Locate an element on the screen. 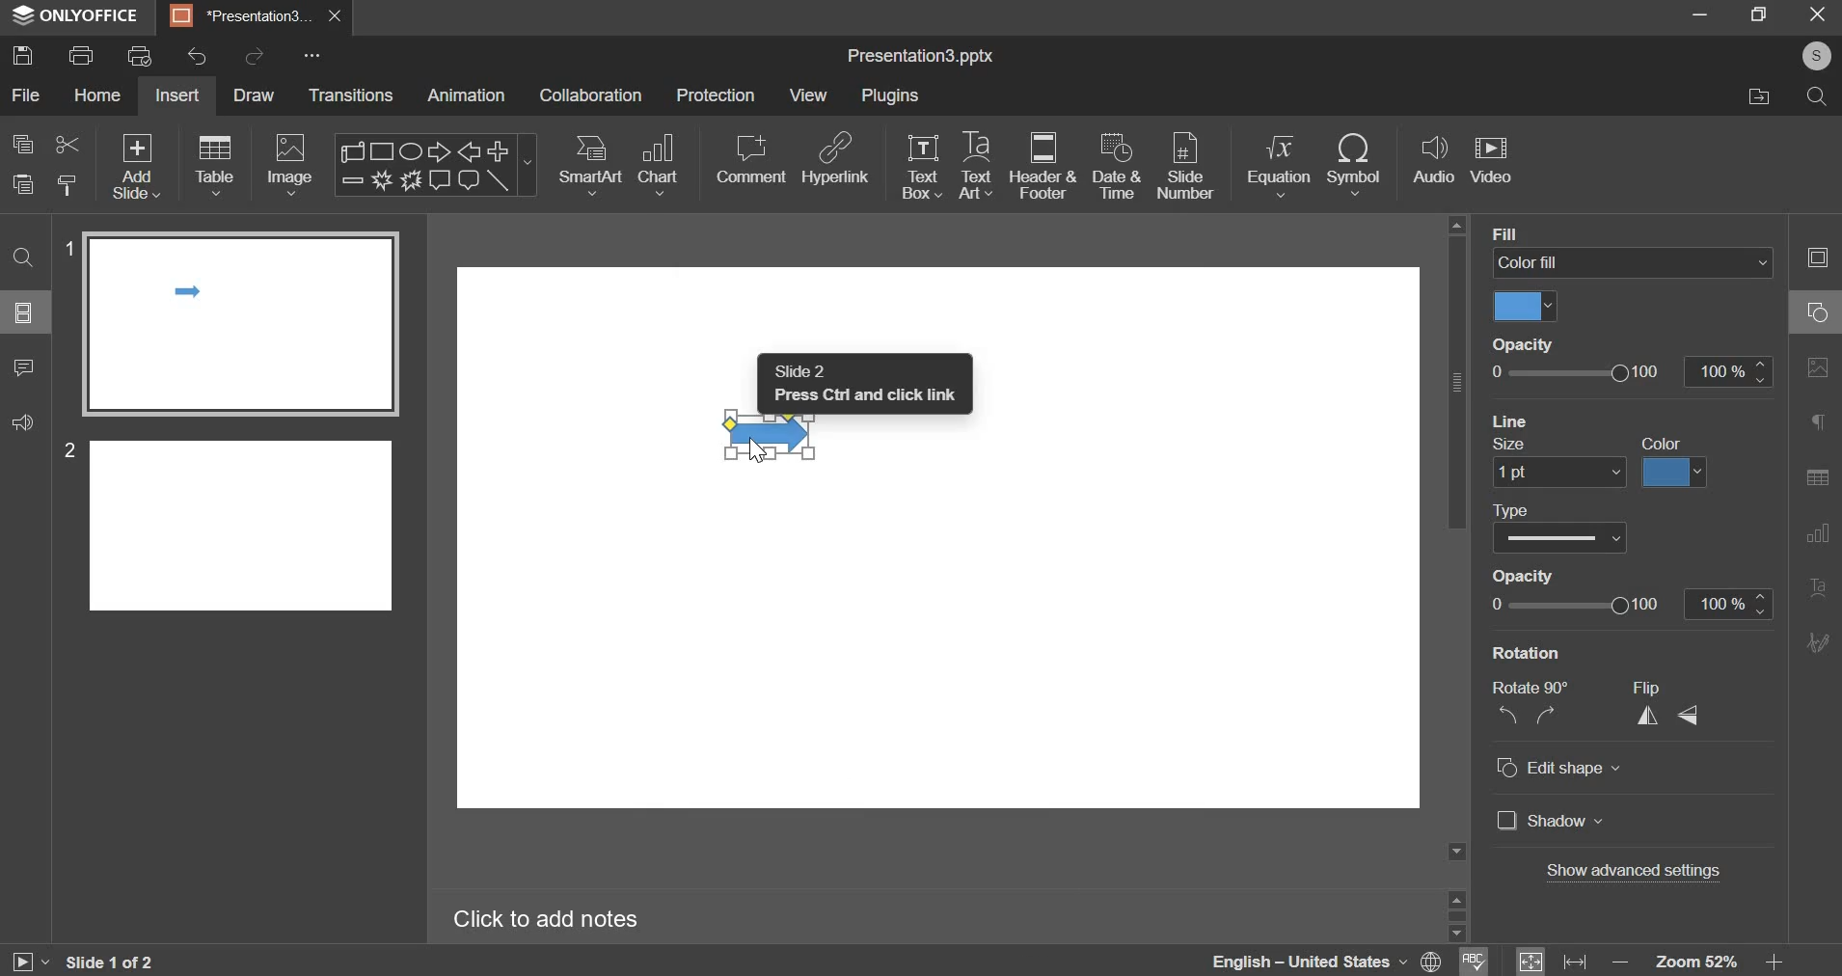 This screenshot has width=1842, height=976. close is located at coordinates (336, 16).